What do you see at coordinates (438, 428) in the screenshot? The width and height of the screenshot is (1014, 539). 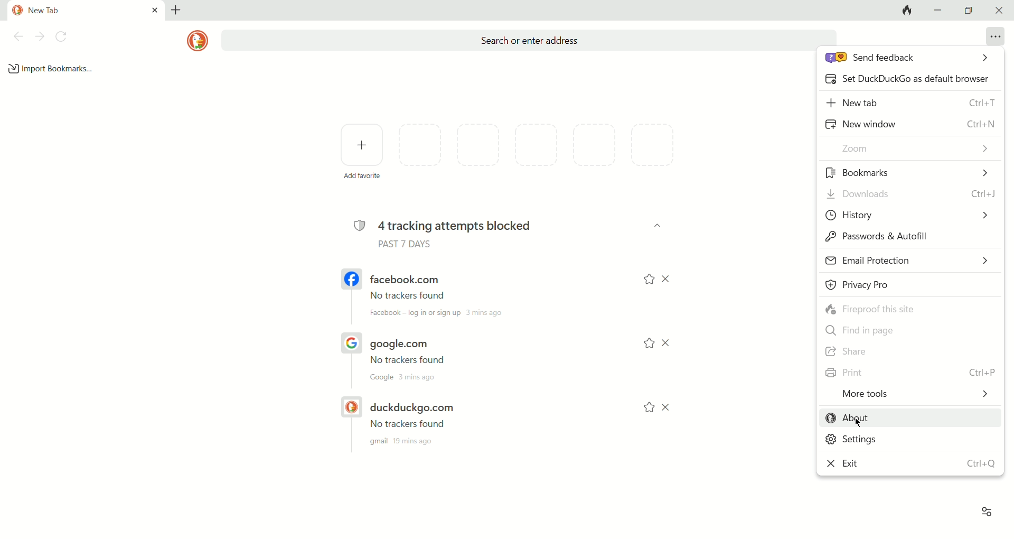 I see `Duckduckgo URL` at bounding box center [438, 428].